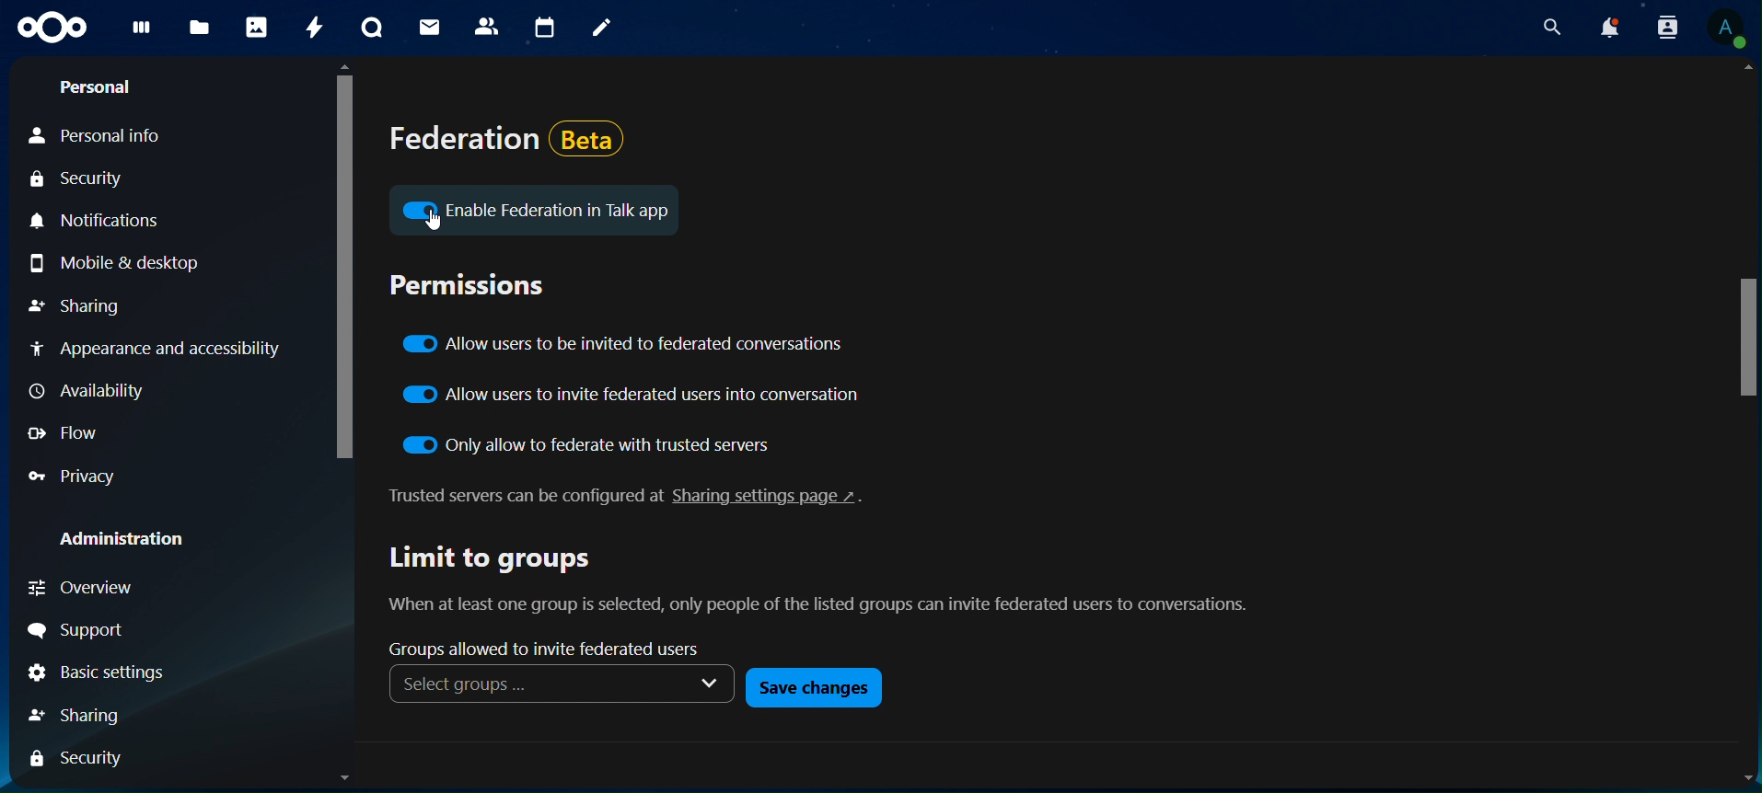  I want to click on search contacts, so click(1663, 29).